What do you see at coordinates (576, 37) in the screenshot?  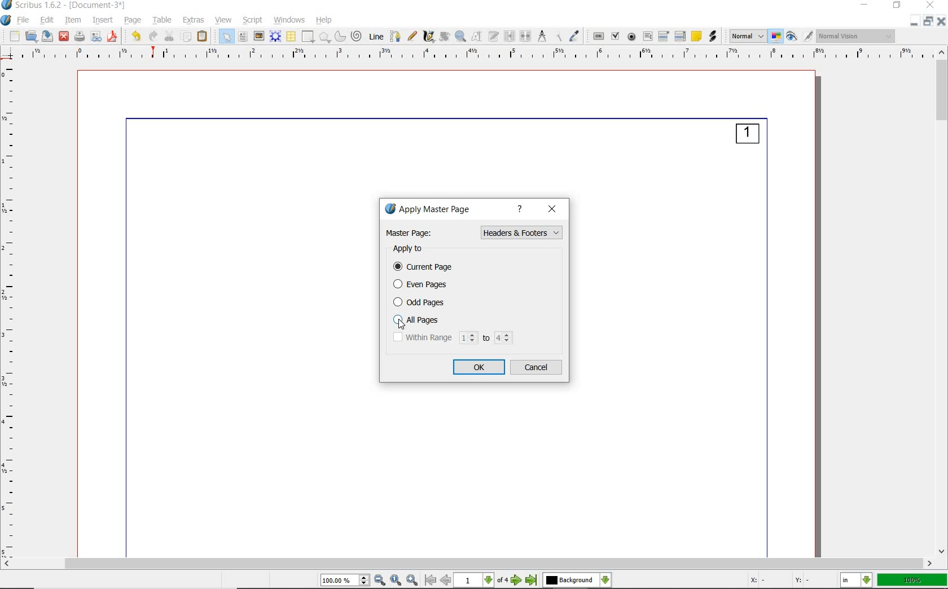 I see `eye dropper` at bounding box center [576, 37].